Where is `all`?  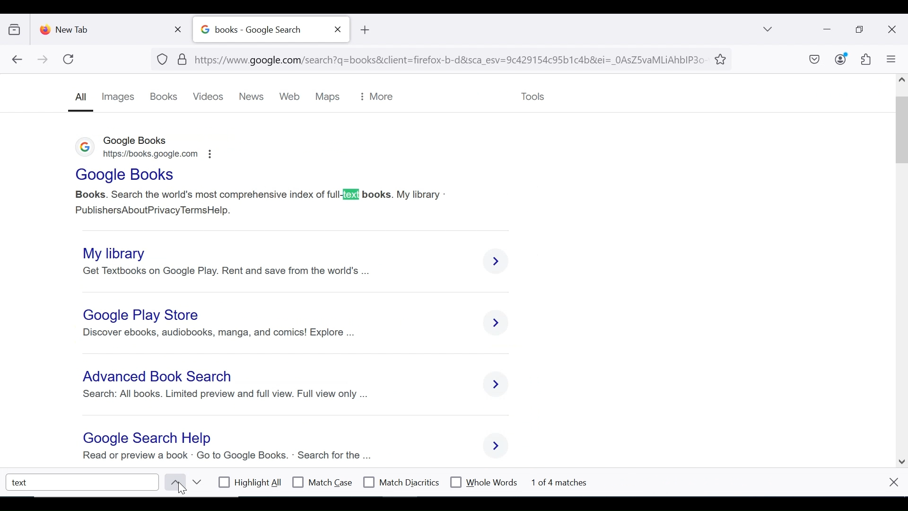 all is located at coordinates (79, 99).